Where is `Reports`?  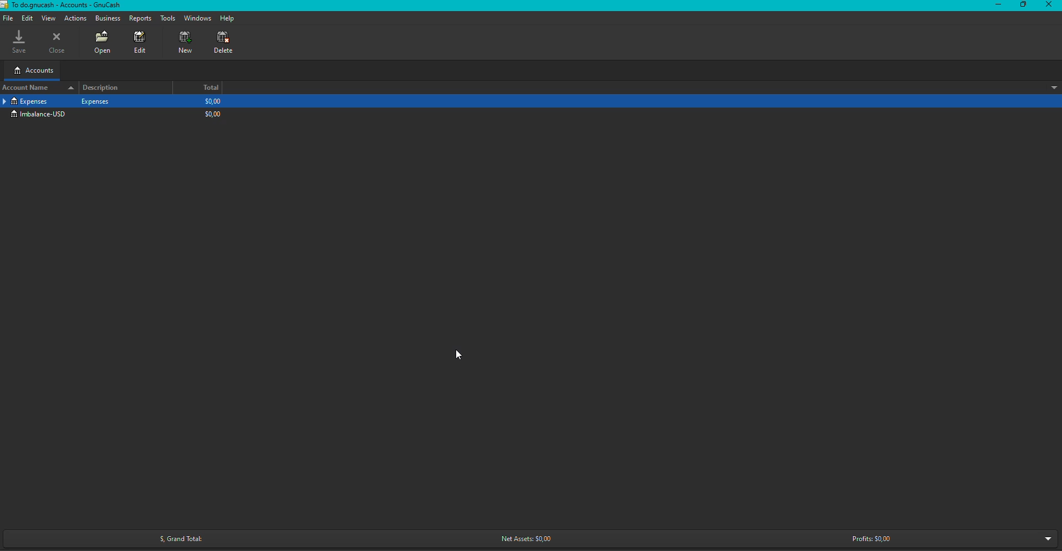 Reports is located at coordinates (139, 19).